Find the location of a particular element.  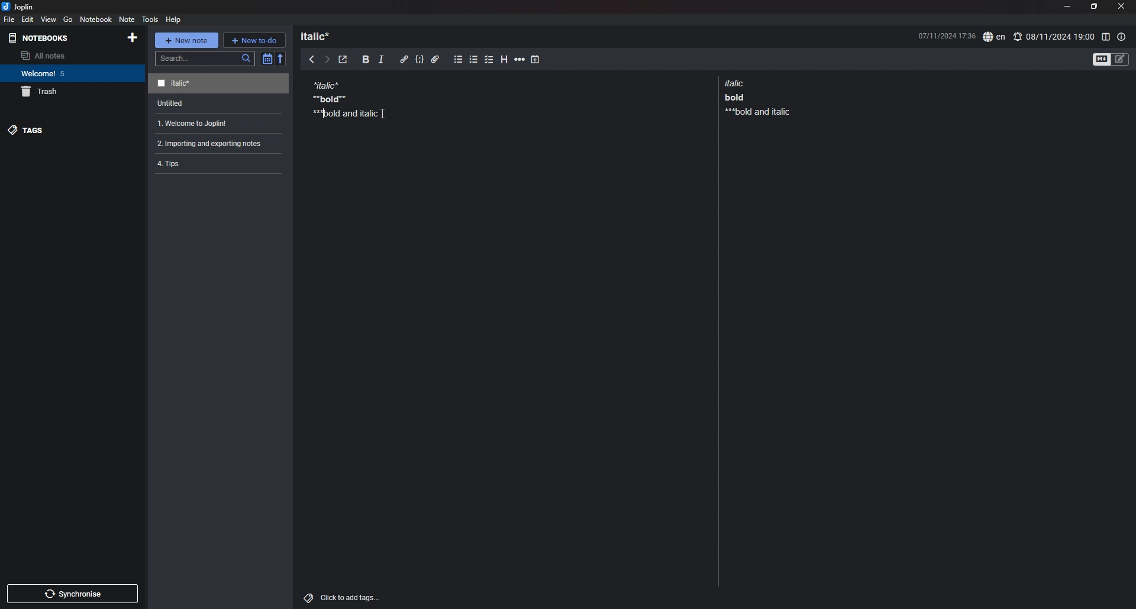

toggle external editor is located at coordinates (343, 60).